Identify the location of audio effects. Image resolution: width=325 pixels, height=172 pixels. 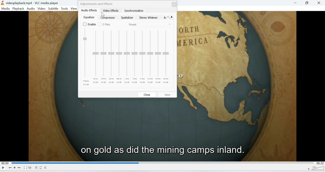
(90, 11).